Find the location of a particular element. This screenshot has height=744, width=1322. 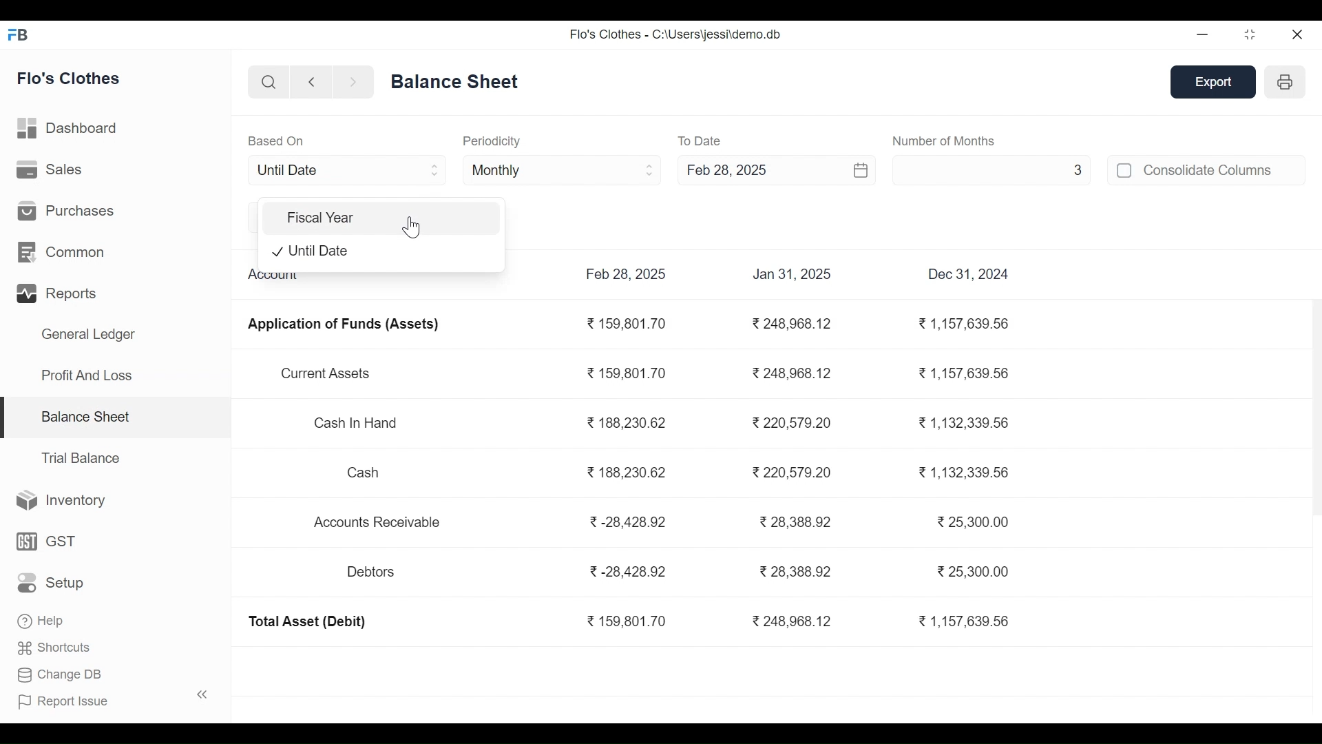

Jan 31, 2025 is located at coordinates (792, 273).